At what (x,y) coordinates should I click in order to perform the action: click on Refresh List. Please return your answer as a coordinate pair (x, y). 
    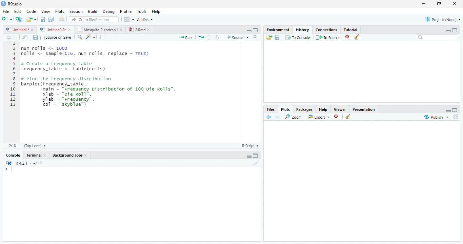
    Looking at the image, I should click on (456, 117).